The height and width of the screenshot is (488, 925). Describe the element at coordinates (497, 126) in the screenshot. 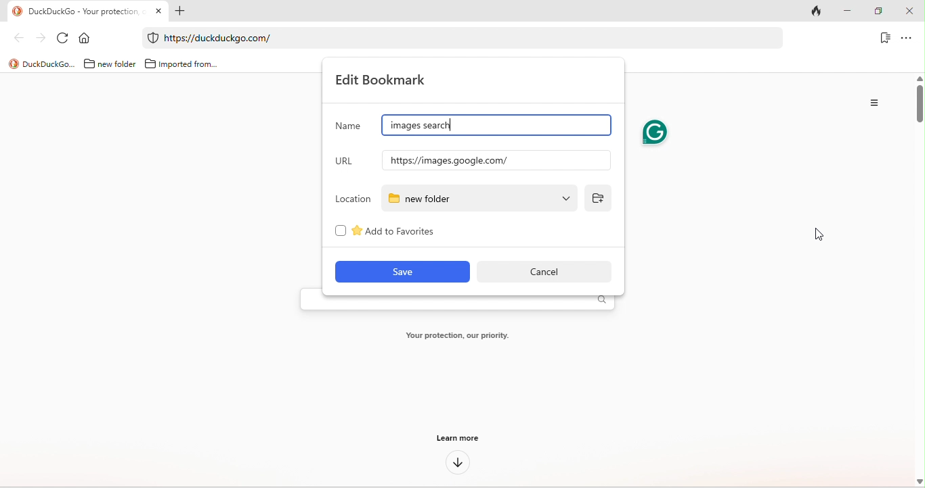

I see `google images` at that location.